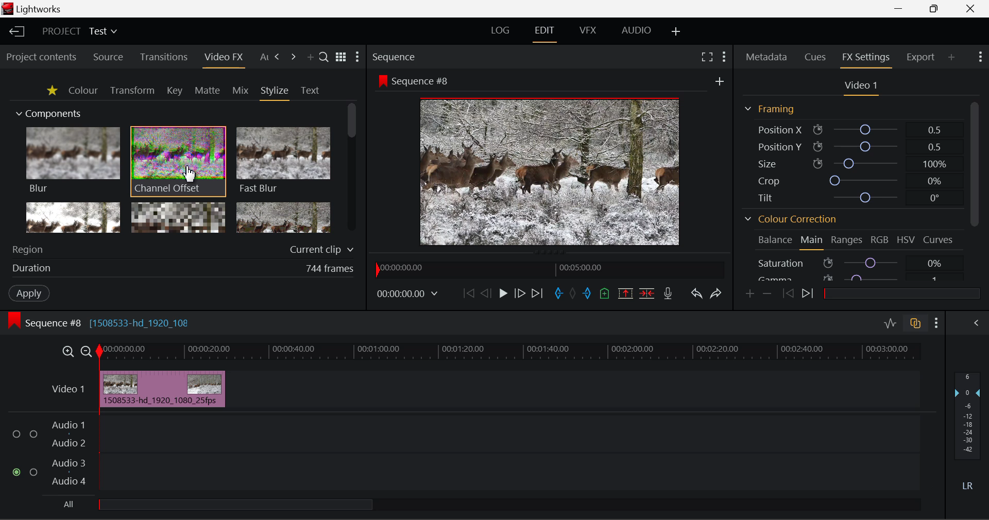 Image resolution: width=989 pixels, height=520 pixels. I want to click on Toggle between title and list view, so click(340, 55).